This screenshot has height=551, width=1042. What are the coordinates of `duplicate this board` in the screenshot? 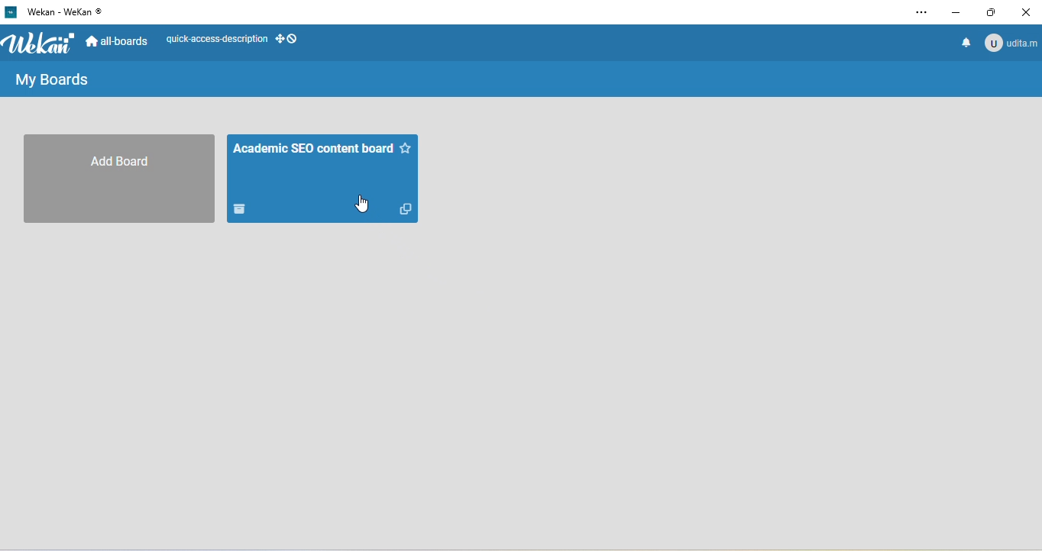 It's located at (406, 208).